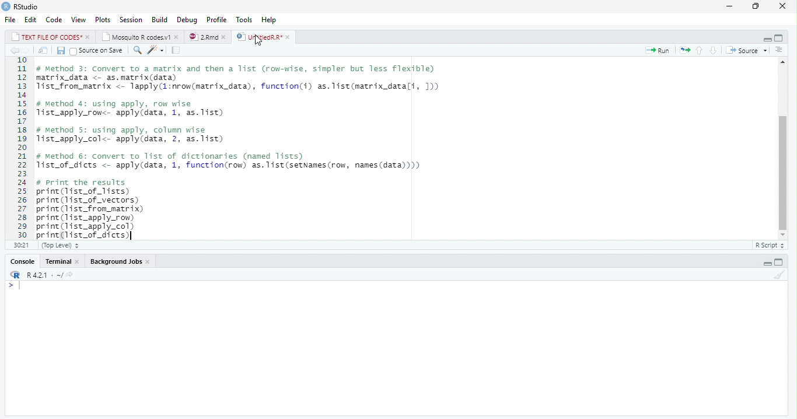 This screenshot has width=797, height=419. Describe the element at coordinates (32, 19) in the screenshot. I see `Edit` at that location.